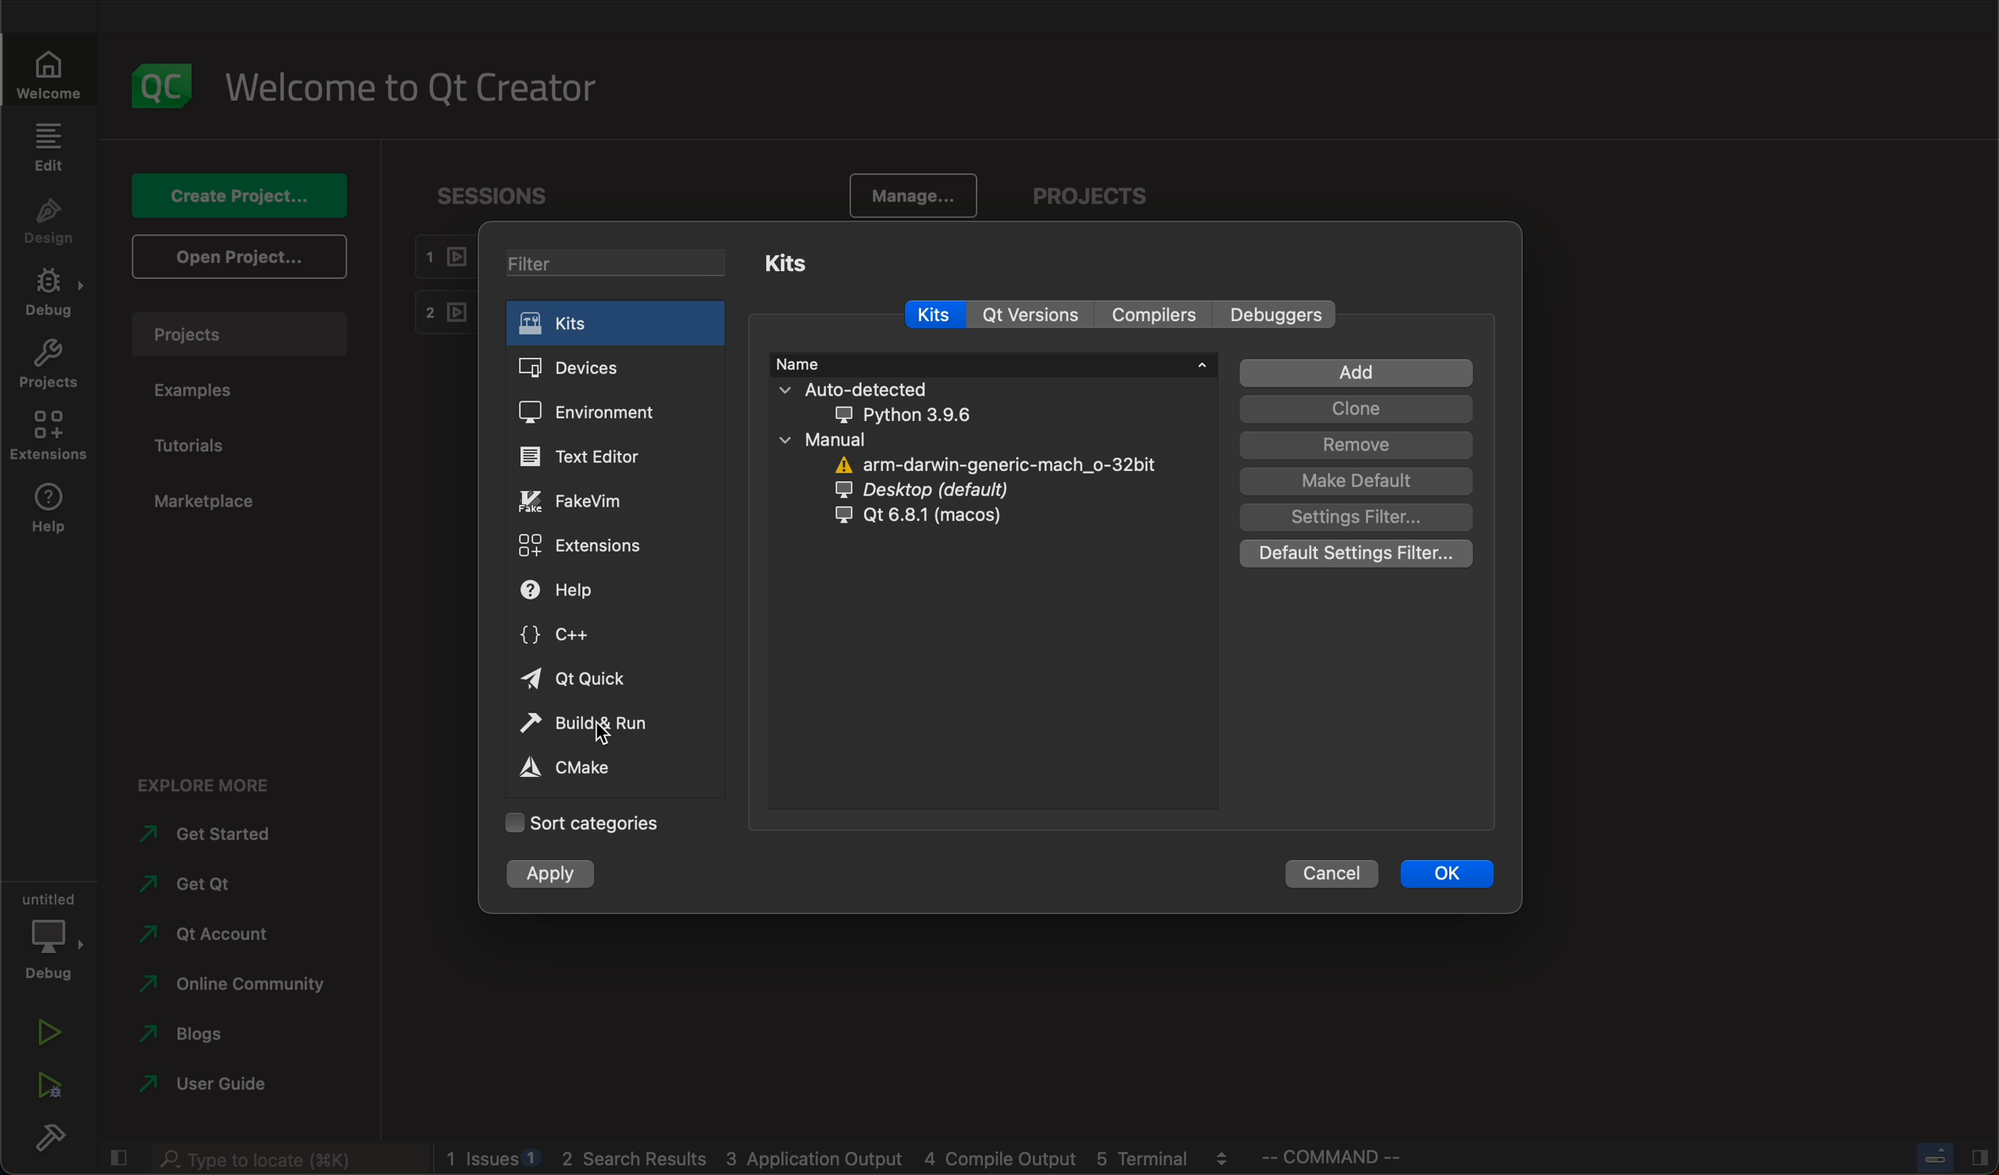 The image size is (1999, 1175). Describe the element at coordinates (1356, 373) in the screenshot. I see `add` at that location.